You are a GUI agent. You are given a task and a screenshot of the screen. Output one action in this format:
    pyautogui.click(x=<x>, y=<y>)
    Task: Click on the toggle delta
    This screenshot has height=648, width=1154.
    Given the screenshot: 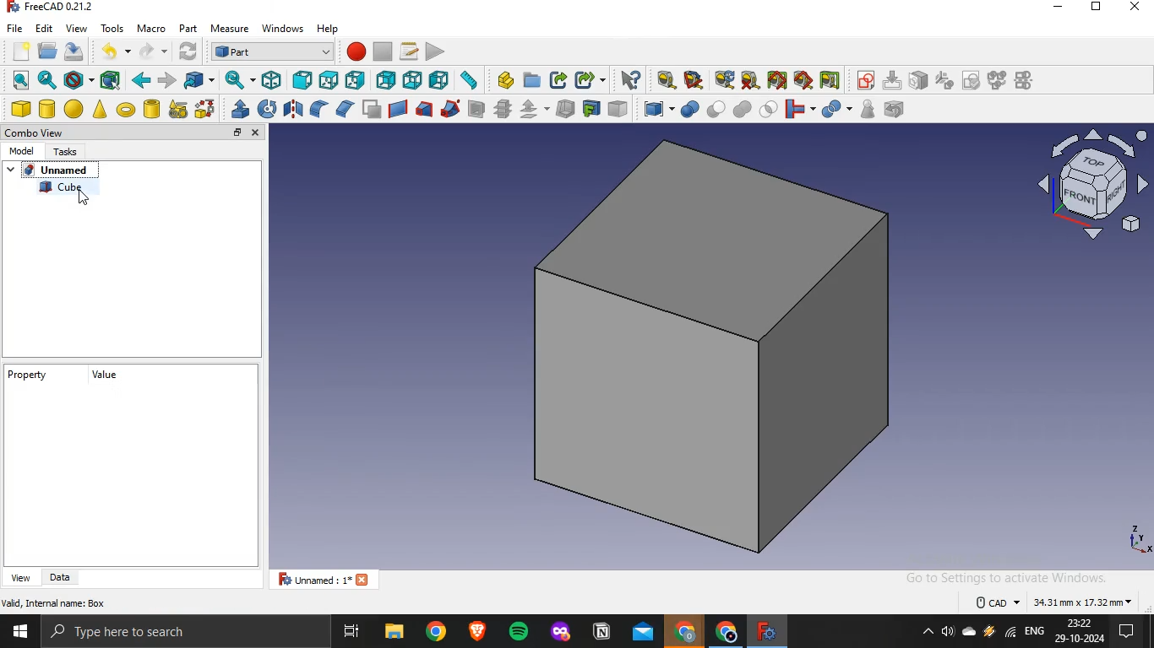 What is the action you would take?
    pyautogui.click(x=830, y=79)
    